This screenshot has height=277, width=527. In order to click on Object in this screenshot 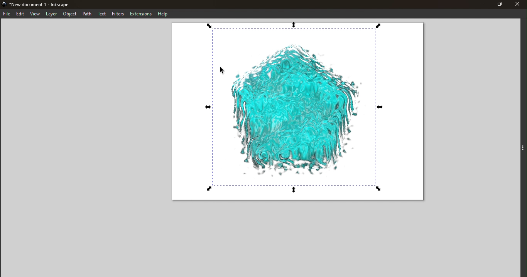, I will do `click(69, 14)`.